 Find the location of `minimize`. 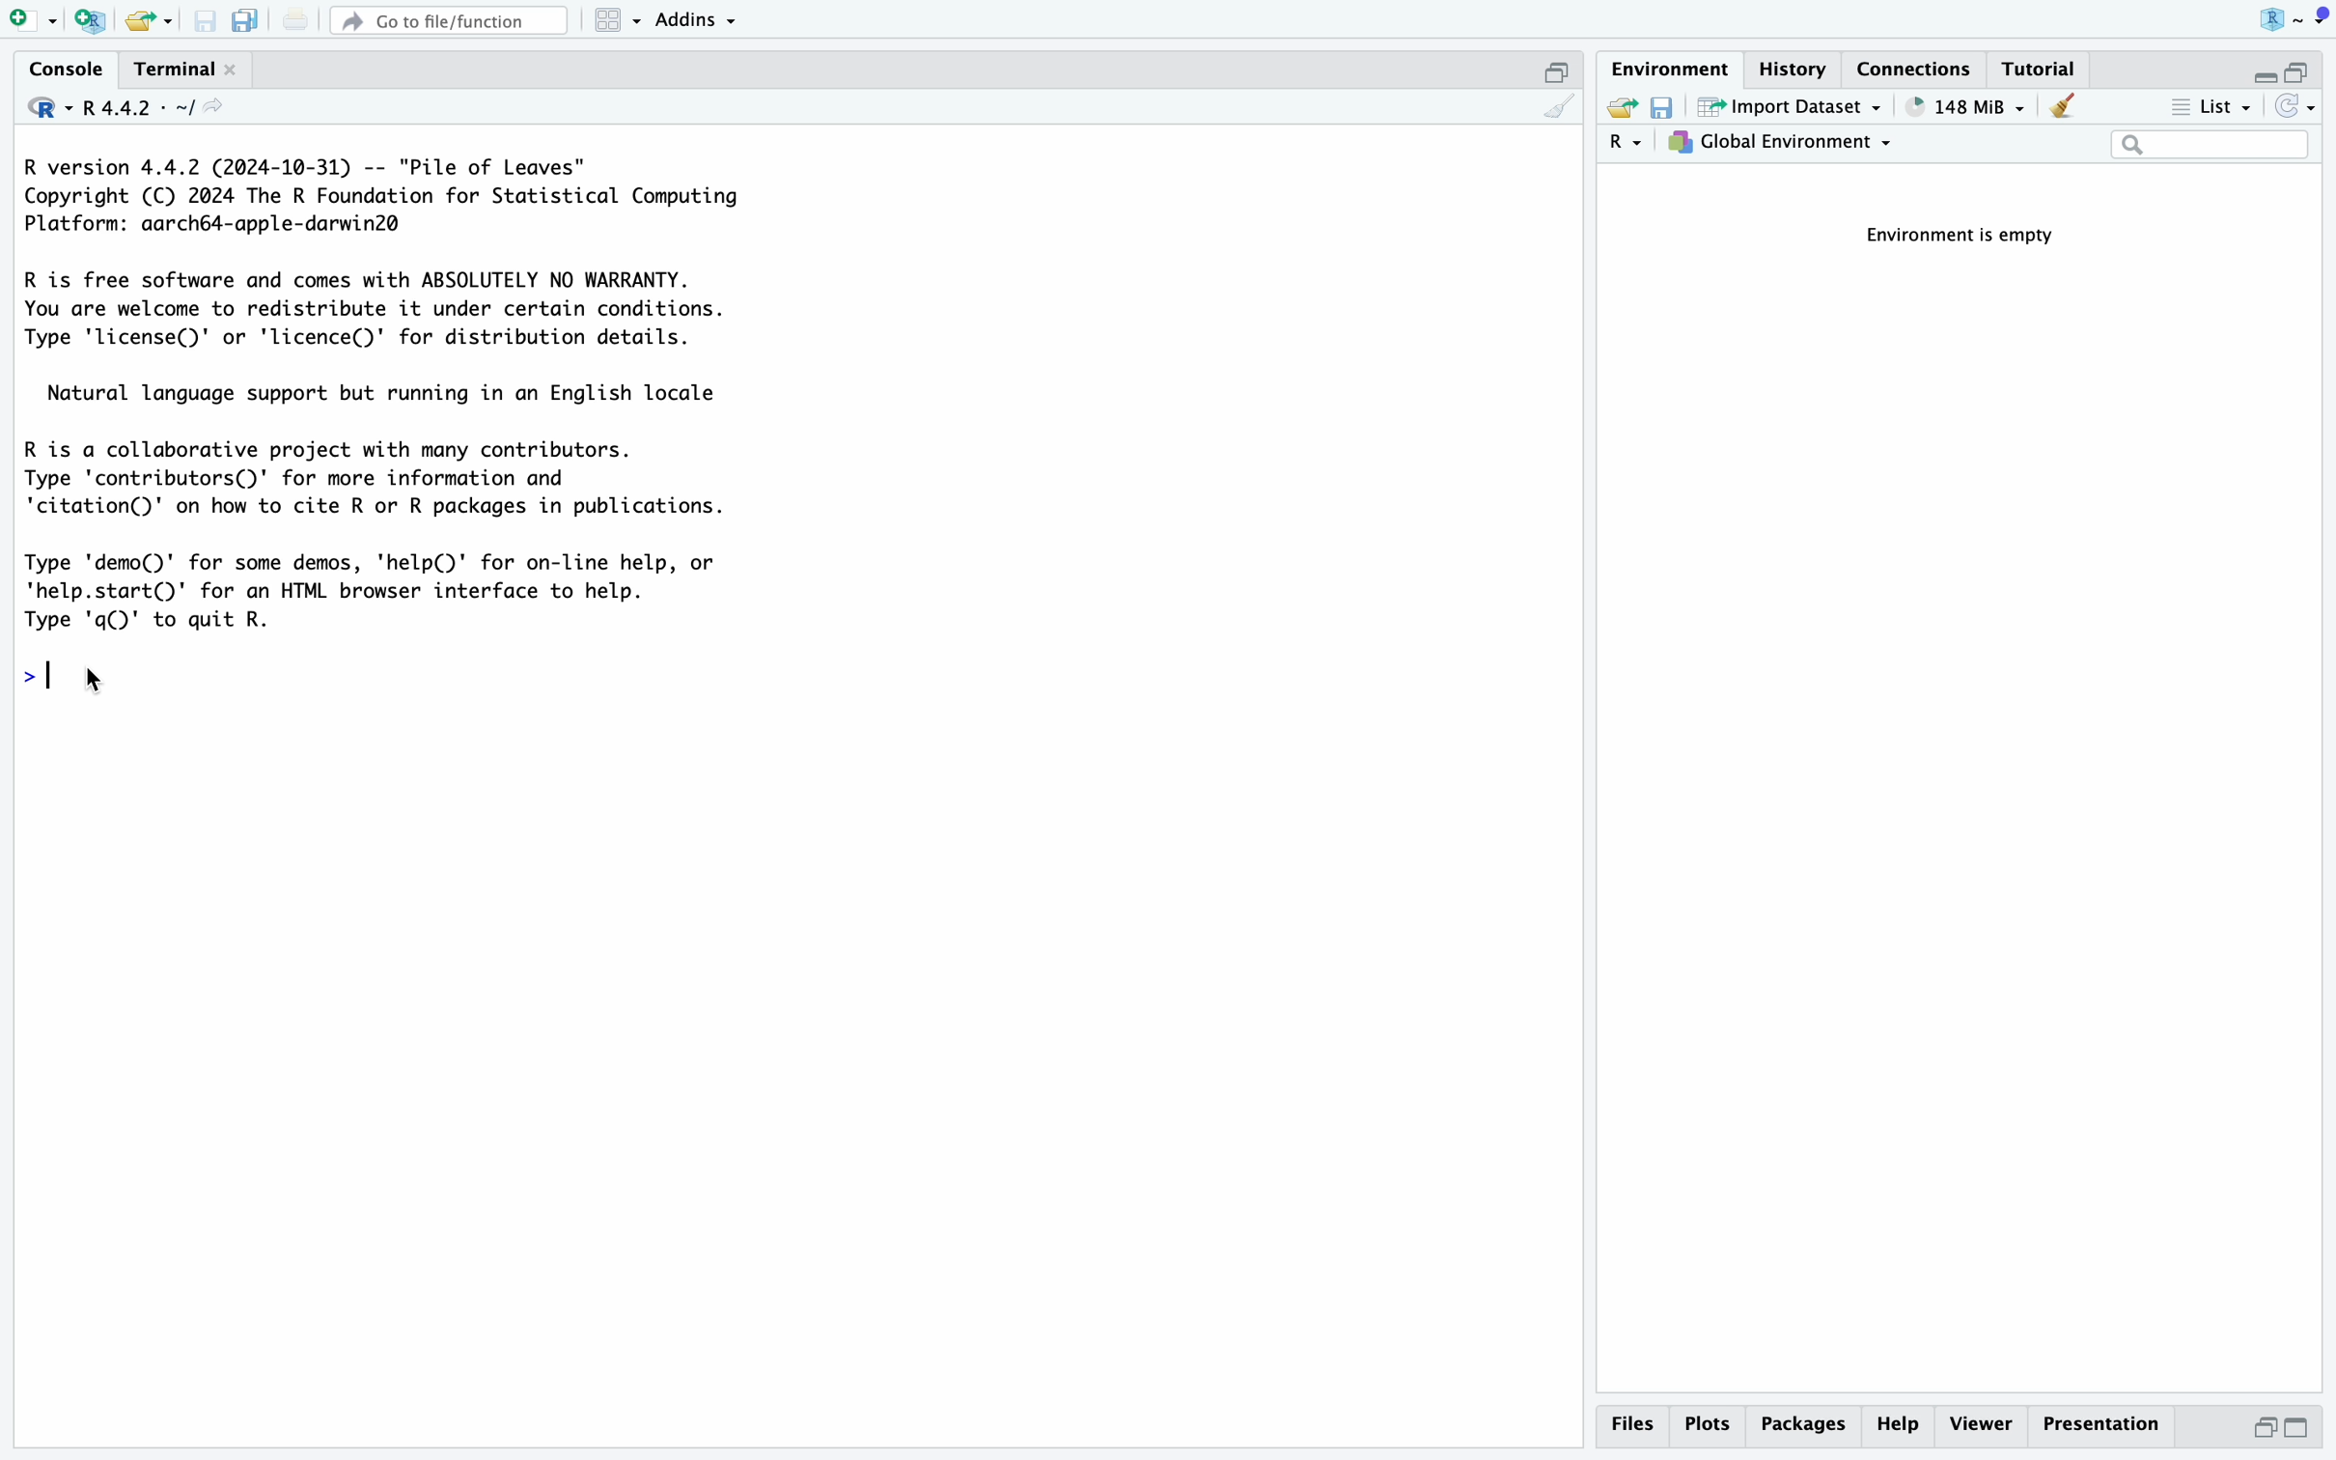

minimize is located at coordinates (2256, 1433).